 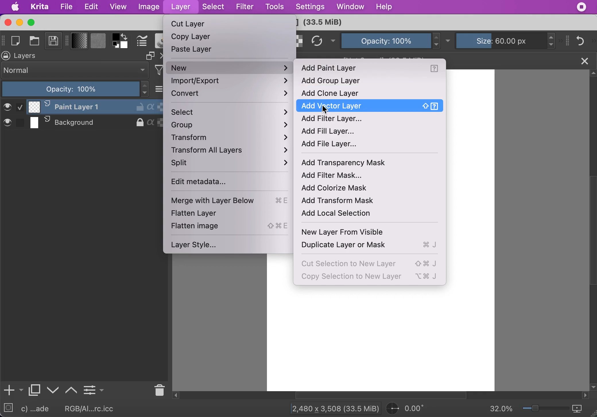 What do you see at coordinates (501, 409) in the screenshot?
I see `zoom percentage` at bounding box center [501, 409].